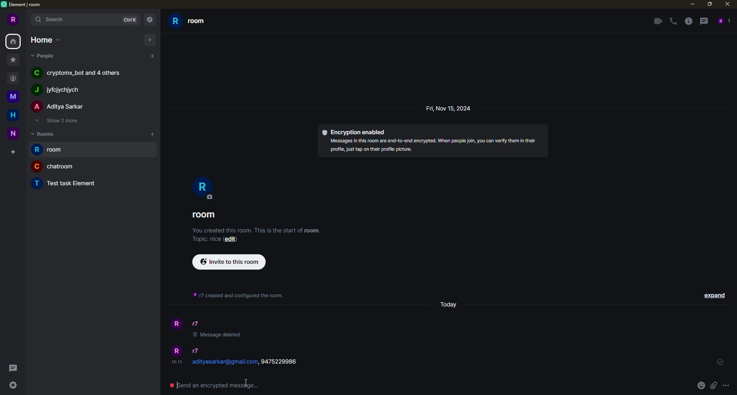 This screenshot has height=395, width=737. What do you see at coordinates (242, 295) in the screenshot?
I see `info` at bounding box center [242, 295].